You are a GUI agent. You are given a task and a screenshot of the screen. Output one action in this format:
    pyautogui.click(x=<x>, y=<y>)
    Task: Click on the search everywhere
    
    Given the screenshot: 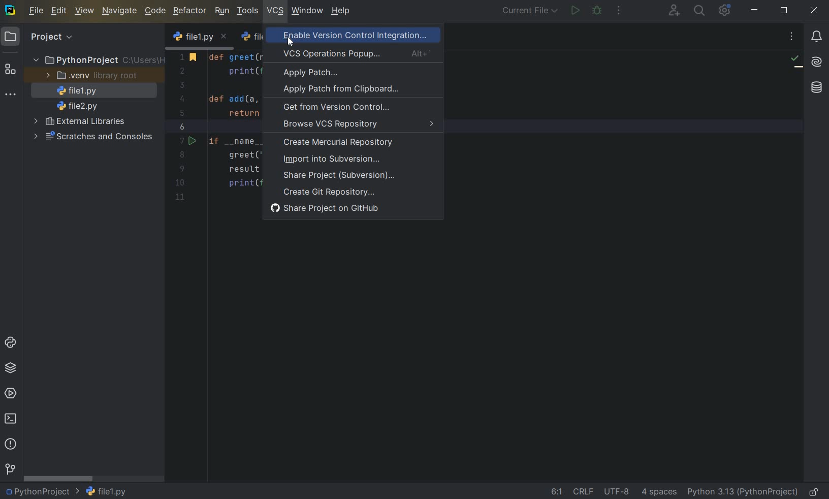 What is the action you would take?
    pyautogui.click(x=700, y=10)
    